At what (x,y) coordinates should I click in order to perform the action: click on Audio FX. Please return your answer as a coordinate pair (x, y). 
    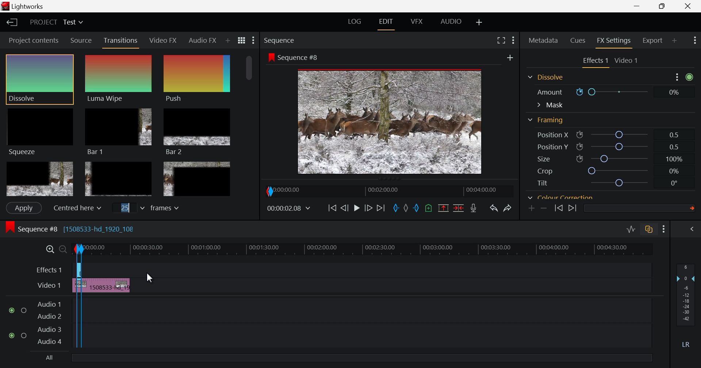
    Looking at the image, I should click on (202, 41).